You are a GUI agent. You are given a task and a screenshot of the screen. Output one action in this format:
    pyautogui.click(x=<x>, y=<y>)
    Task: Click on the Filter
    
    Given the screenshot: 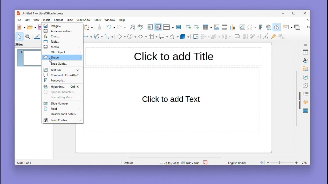 What is the action you would take?
    pyautogui.click(x=254, y=38)
    